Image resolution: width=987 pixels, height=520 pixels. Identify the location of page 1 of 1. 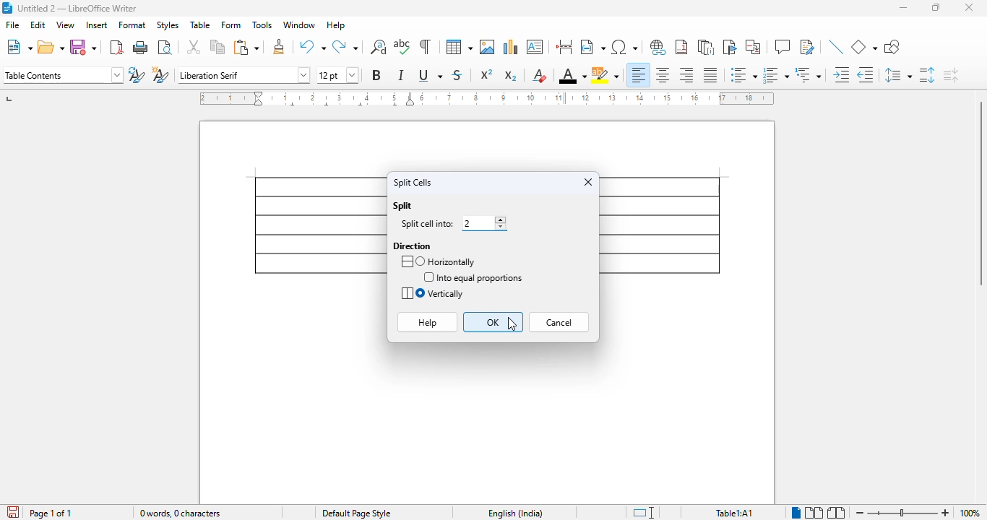
(51, 513).